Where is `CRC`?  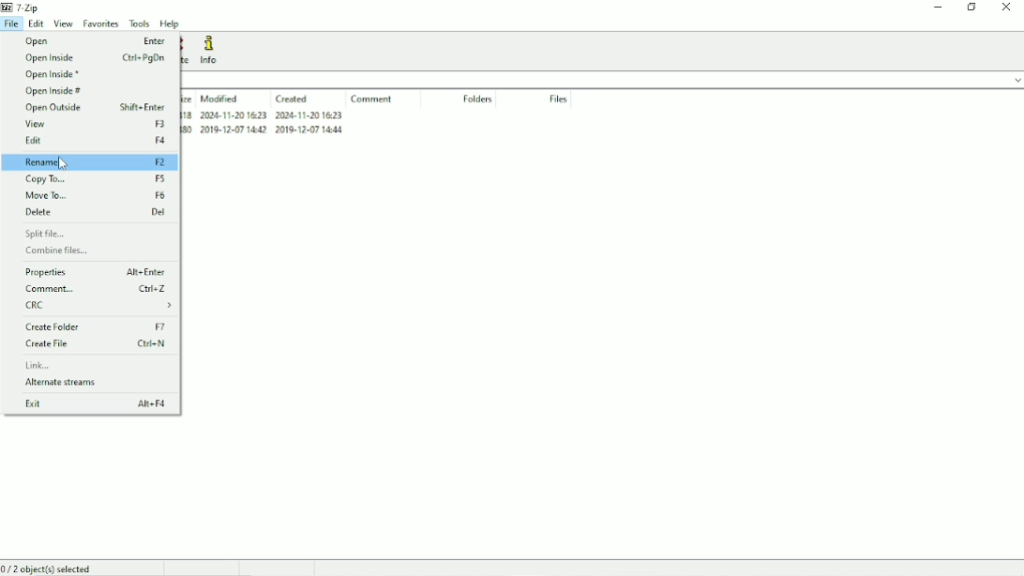
CRC is located at coordinates (98, 305).